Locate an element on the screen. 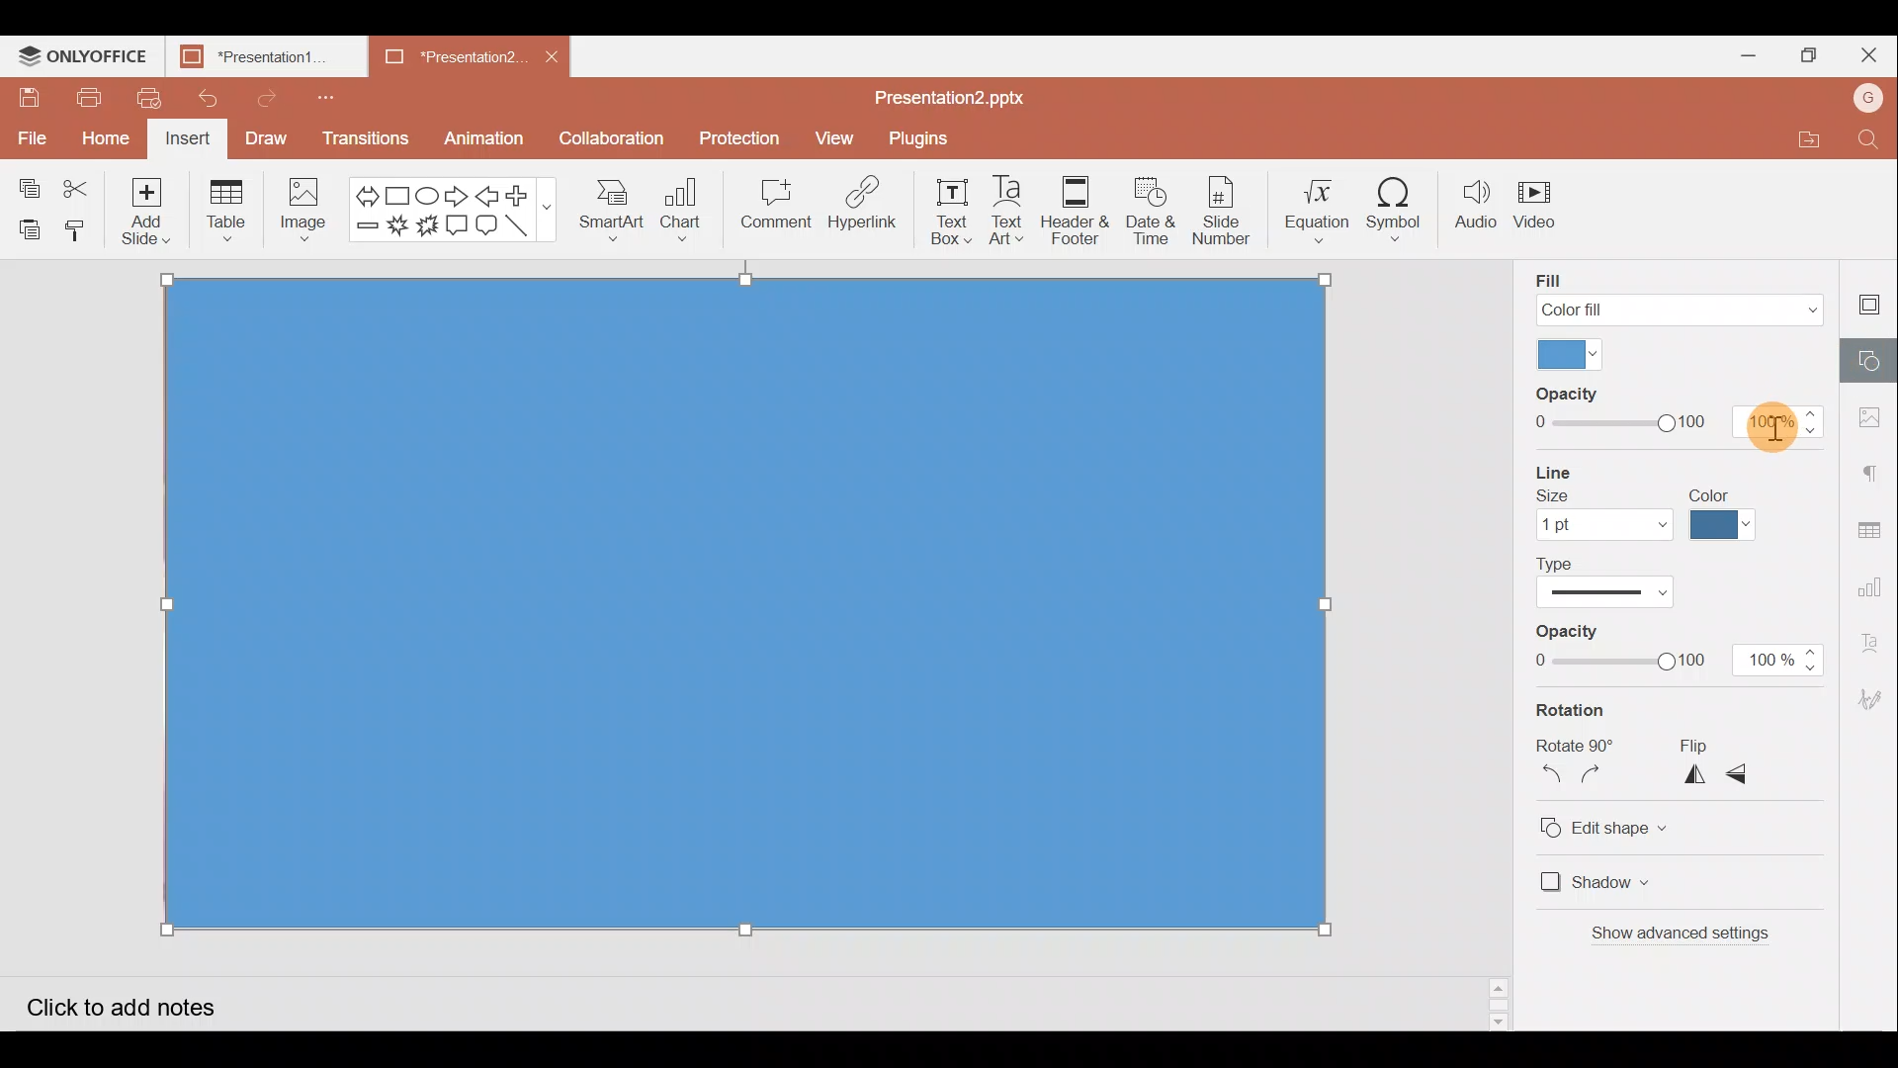 This screenshot has width=1898, height=1068. Plugins is located at coordinates (925, 138).